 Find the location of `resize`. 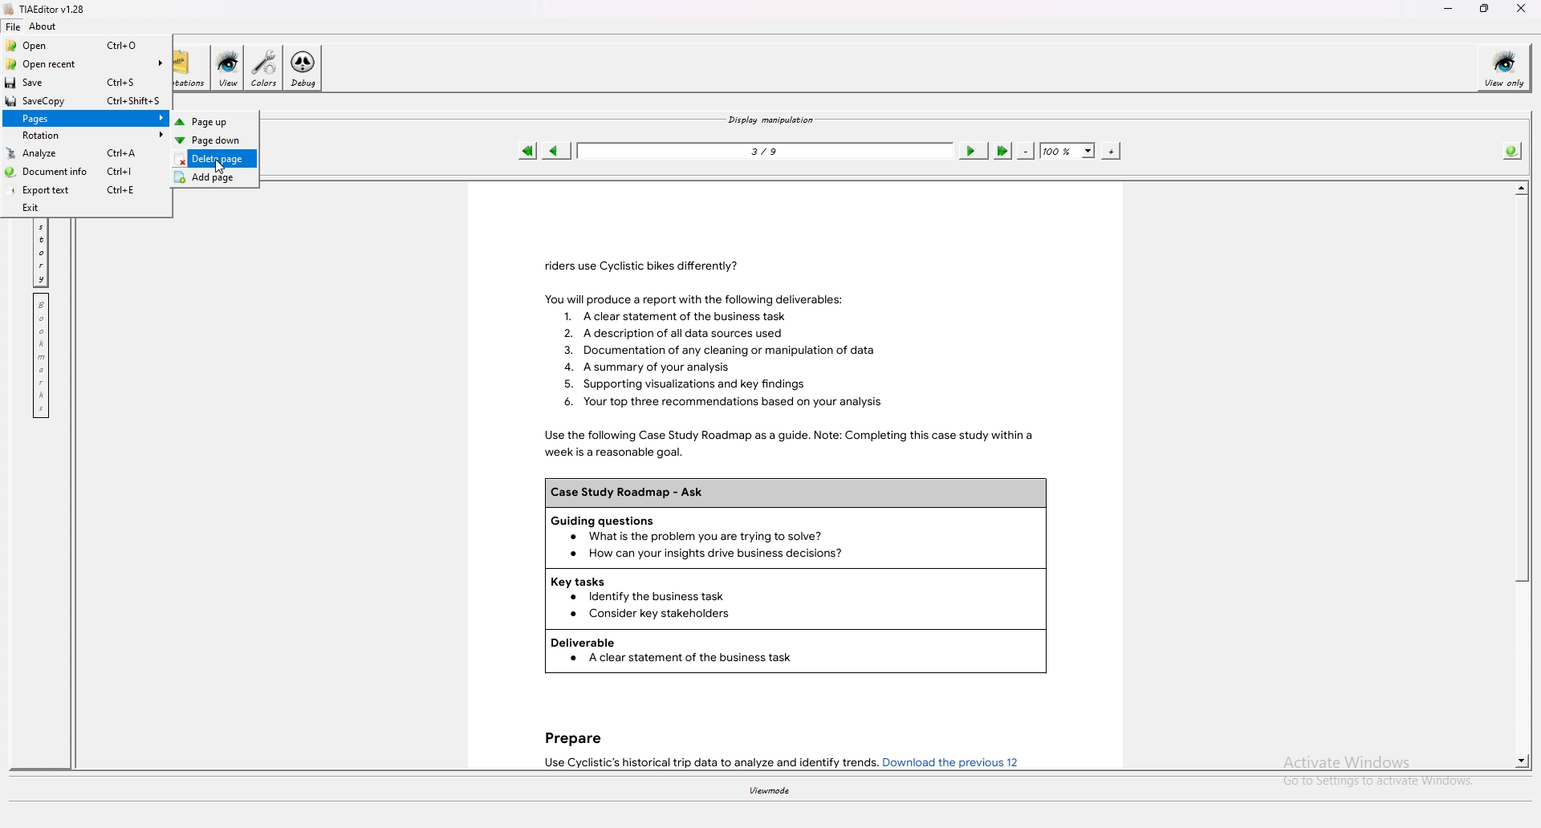

resize is located at coordinates (1486, 8).